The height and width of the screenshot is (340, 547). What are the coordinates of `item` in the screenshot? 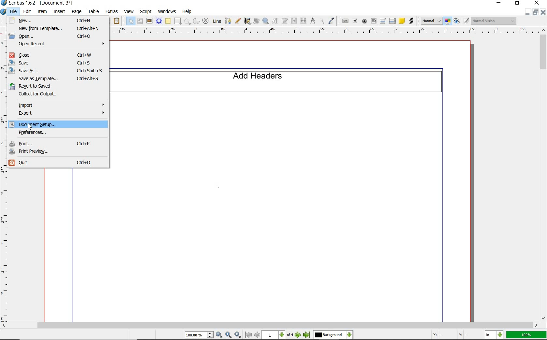 It's located at (42, 12).